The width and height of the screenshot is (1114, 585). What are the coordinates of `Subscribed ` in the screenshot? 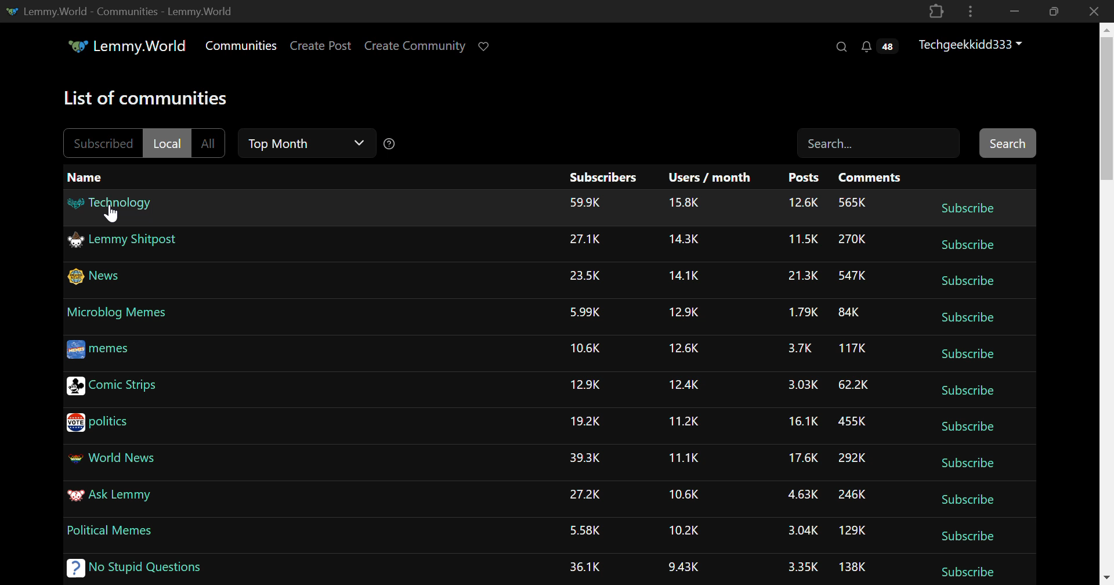 It's located at (101, 143).